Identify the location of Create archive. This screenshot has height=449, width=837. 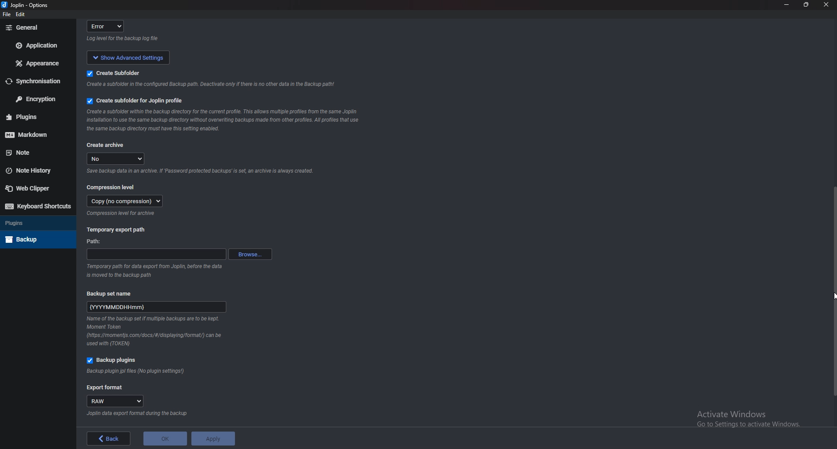
(106, 146).